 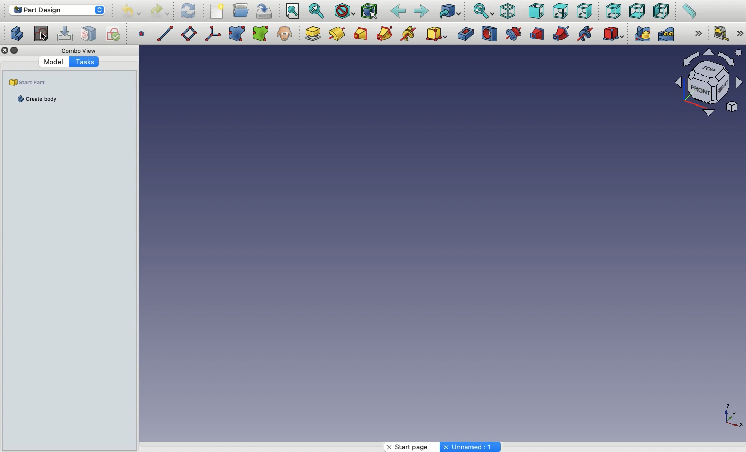 I want to click on Subtractive pipe, so click(x=562, y=33).